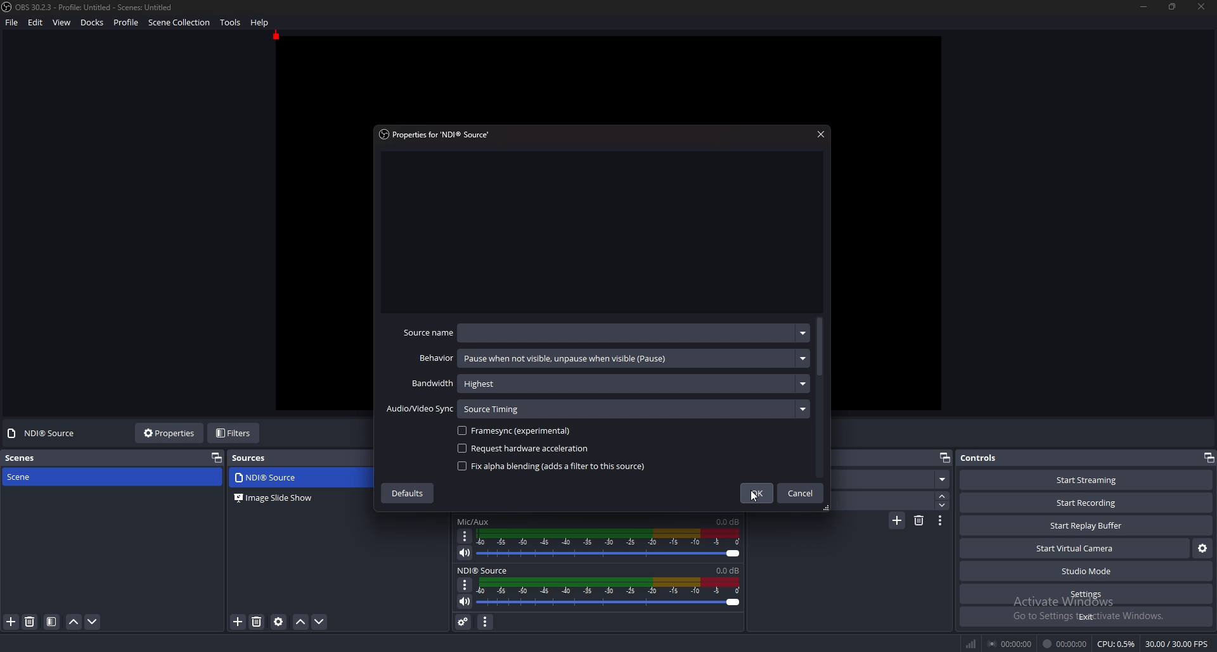 The image size is (1217, 652). Describe the element at coordinates (32, 458) in the screenshot. I see `scenes` at that location.